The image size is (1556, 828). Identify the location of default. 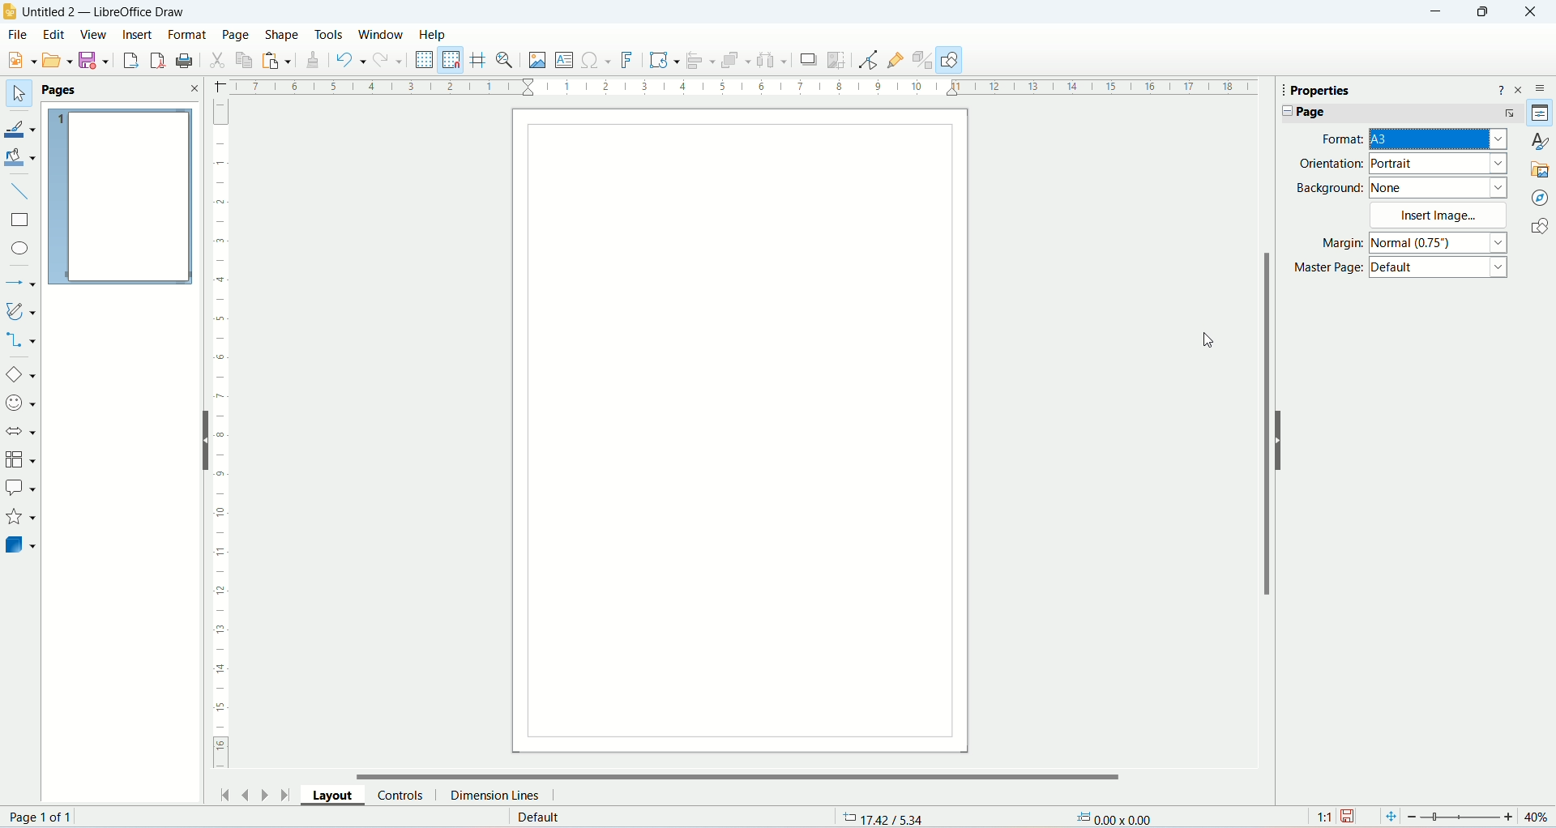
(536, 817).